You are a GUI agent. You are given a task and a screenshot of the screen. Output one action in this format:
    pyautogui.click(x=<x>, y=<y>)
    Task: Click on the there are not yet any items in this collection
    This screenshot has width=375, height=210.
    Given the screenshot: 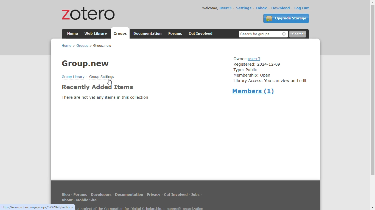 What is the action you would take?
    pyautogui.click(x=105, y=97)
    